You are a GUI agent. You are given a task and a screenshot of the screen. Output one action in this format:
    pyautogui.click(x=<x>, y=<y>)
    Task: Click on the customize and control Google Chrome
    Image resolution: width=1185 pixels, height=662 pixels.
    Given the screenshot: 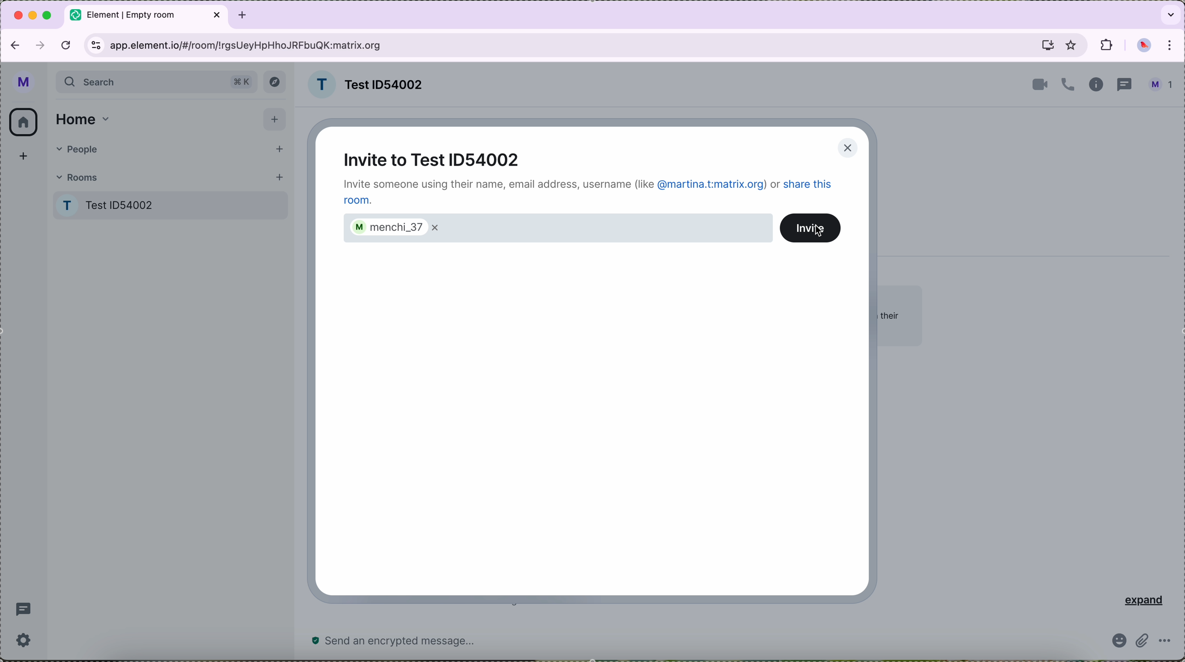 What is the action you would take?
    pyautogui.click(x=1172, y=46)
    